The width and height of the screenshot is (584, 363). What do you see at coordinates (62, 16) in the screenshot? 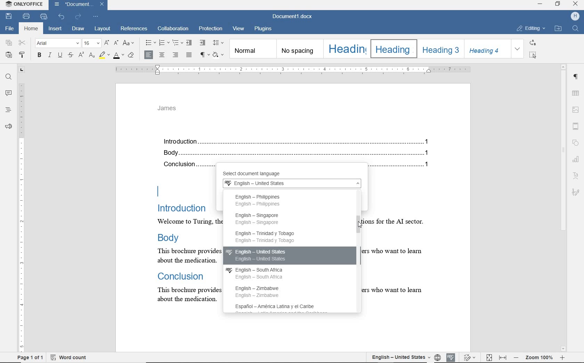
I see `undo` at bounding box center [62, 16].